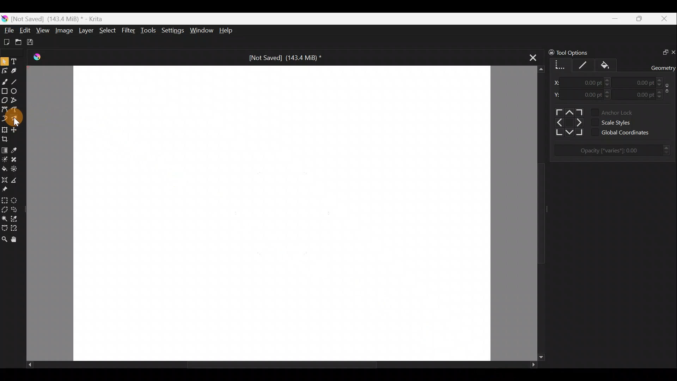 The height and width of the screenshot is (381, 677). Describe the element at coordinates (14, 91) in the screenshot. I see `Ellipse` at that location.